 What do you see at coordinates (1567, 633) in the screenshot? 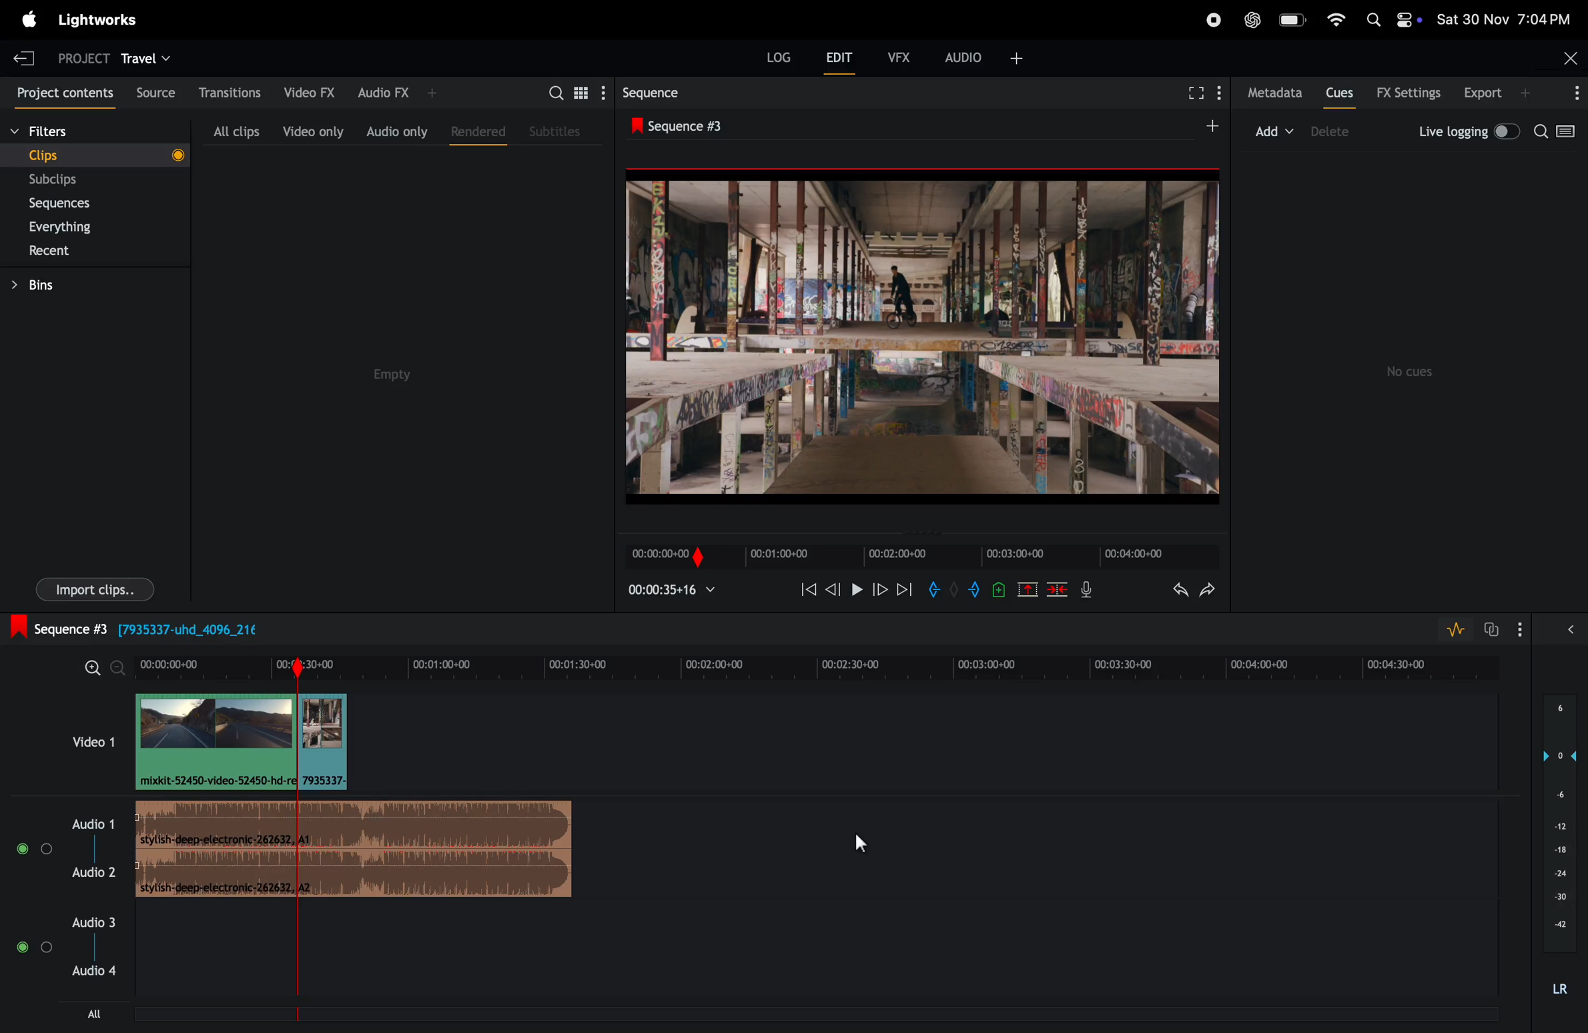
I see `Audio` at bounding box center [1567, 633].